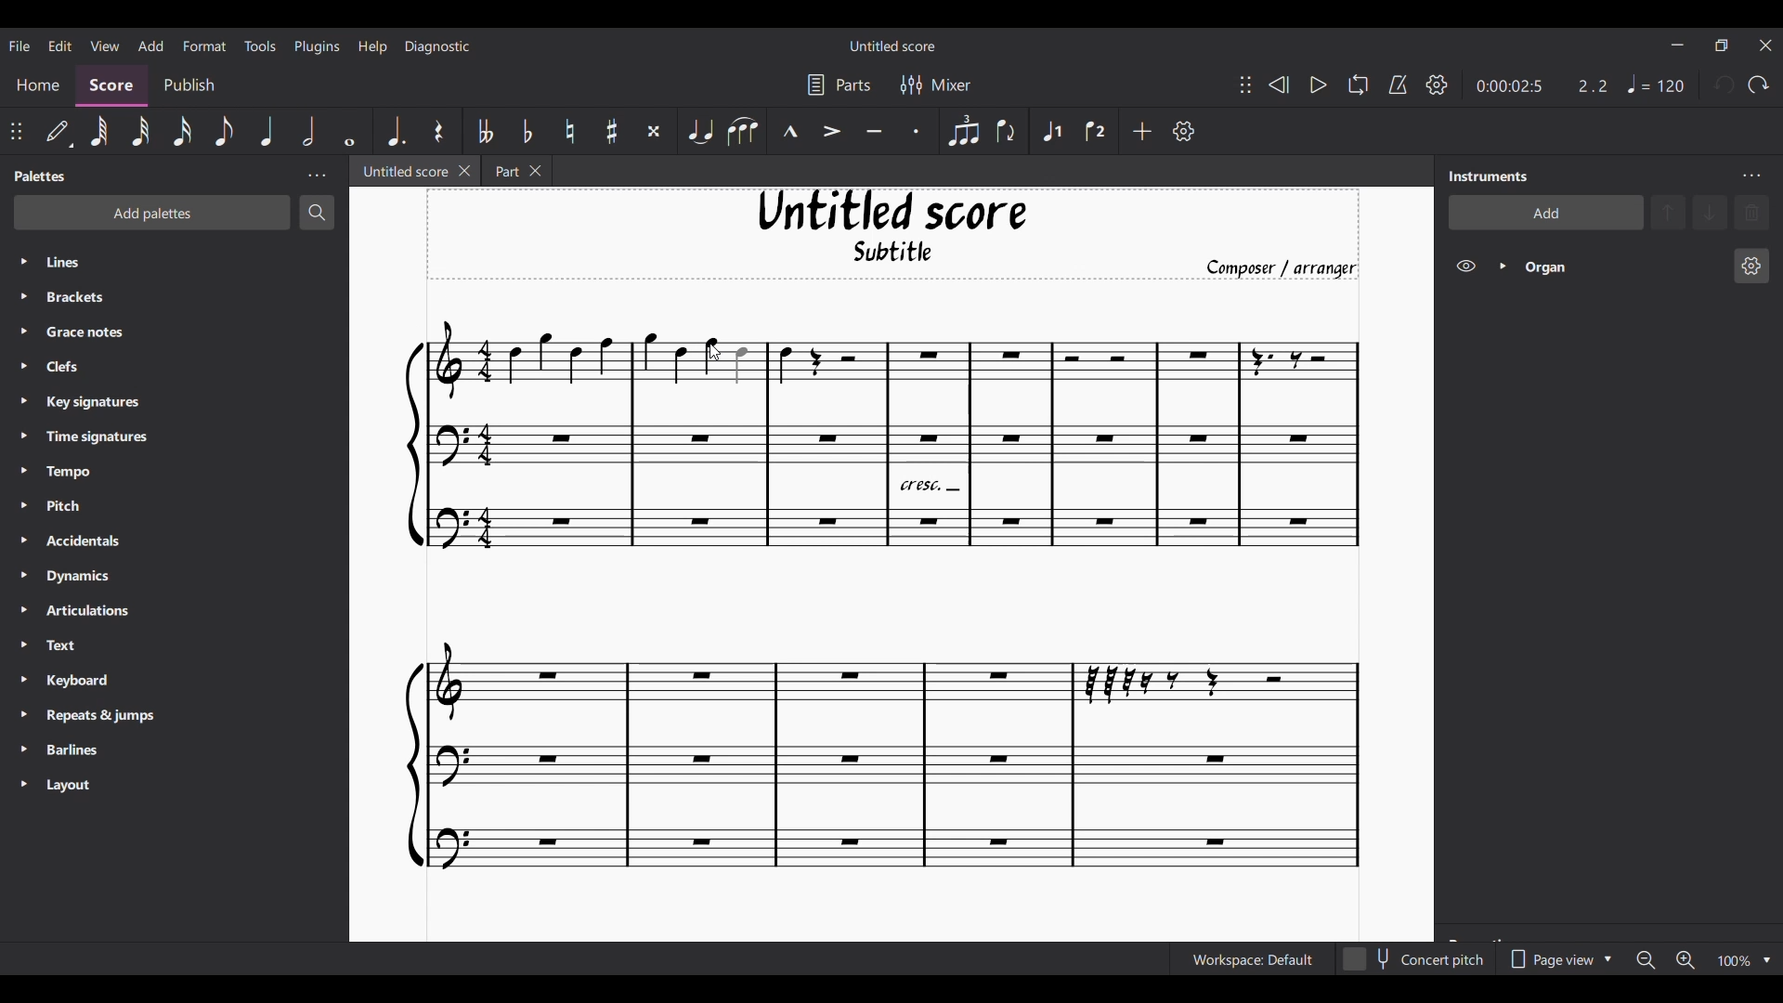  What do you see at coordinates (308, 132) in the screenshot?
I see `Half note` at bounding box center [308, 132].